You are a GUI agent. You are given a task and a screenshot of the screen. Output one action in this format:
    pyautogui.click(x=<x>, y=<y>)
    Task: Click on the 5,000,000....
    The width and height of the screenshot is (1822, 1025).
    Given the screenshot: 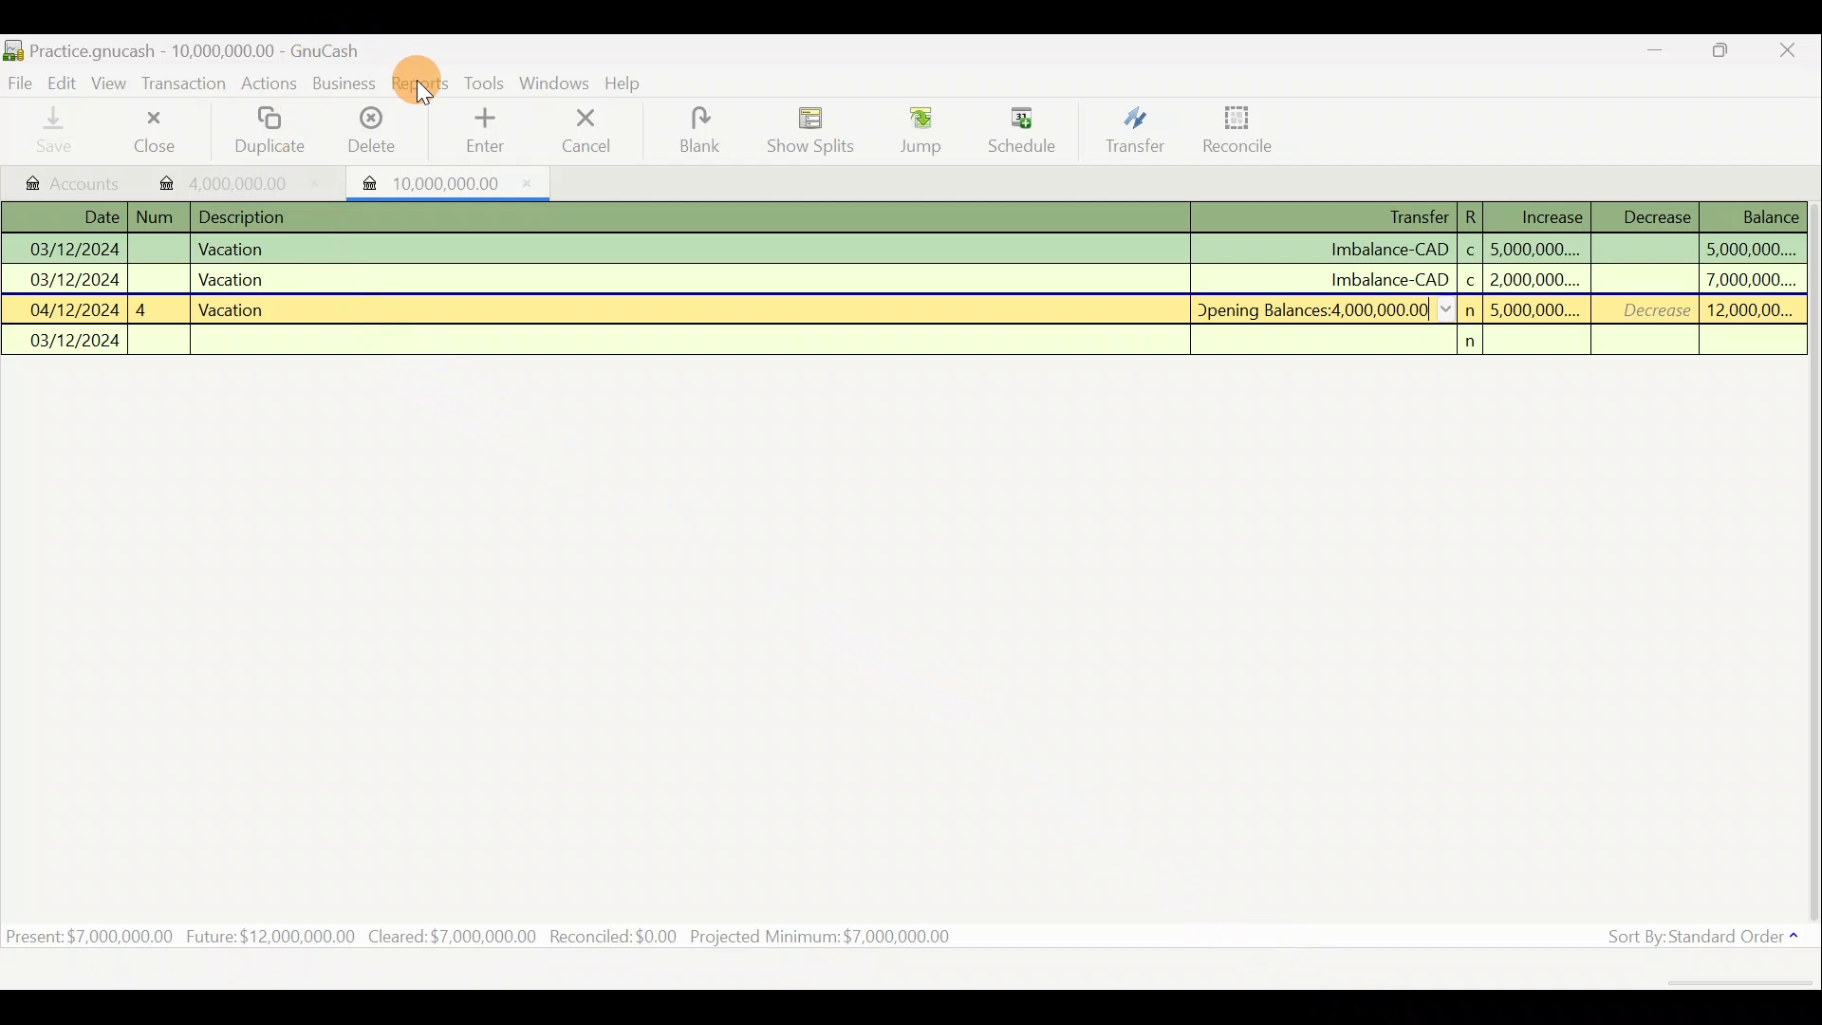 What is the action you would take?
    pyautogui.click(x=1536, y=249)
    